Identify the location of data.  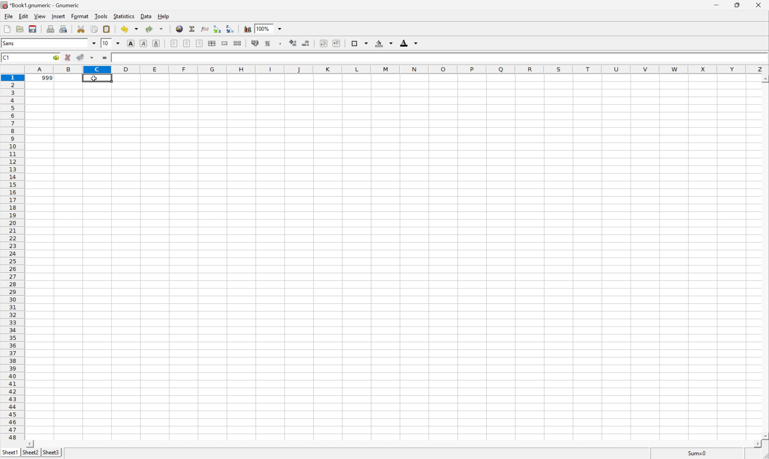
(147, 16).